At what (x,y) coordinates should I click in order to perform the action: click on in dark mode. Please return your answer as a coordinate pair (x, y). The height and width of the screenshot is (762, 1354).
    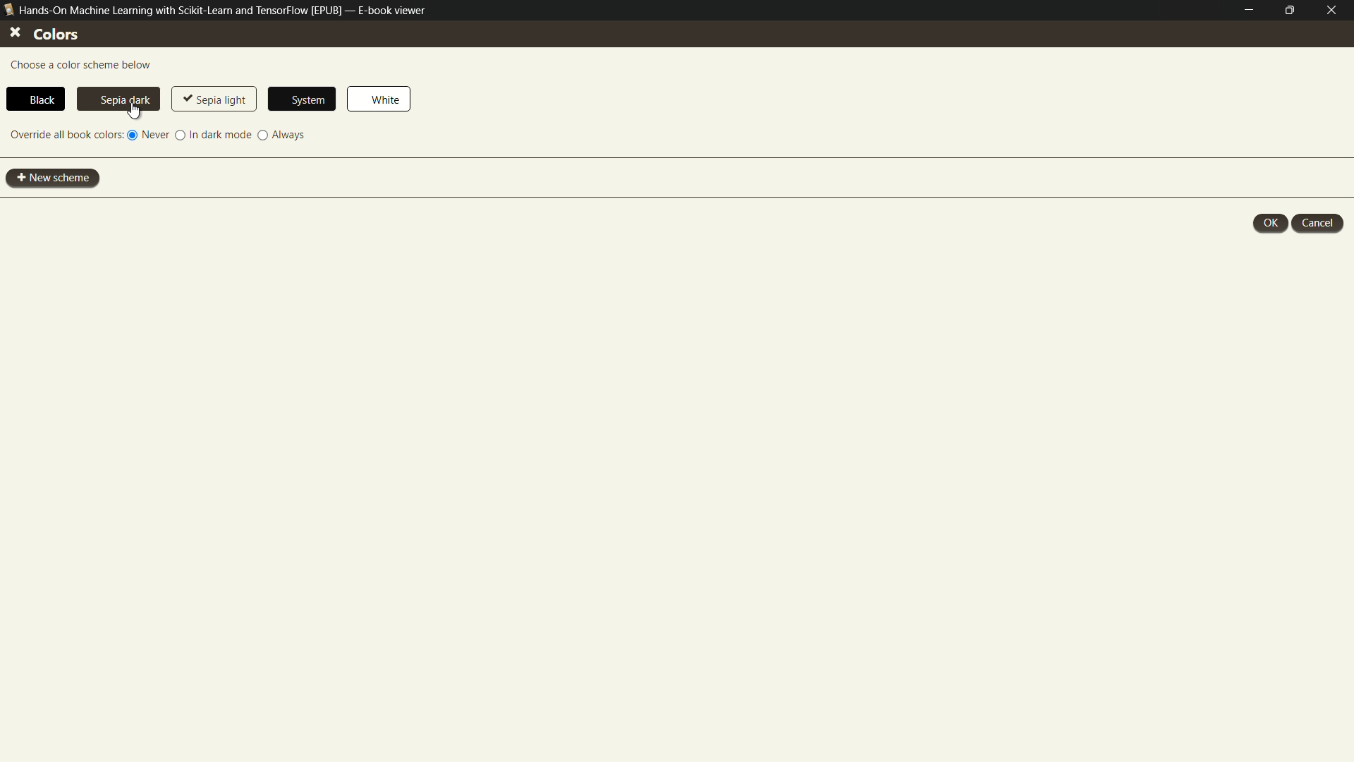
    Looking at the image, I should click on (214, 135).